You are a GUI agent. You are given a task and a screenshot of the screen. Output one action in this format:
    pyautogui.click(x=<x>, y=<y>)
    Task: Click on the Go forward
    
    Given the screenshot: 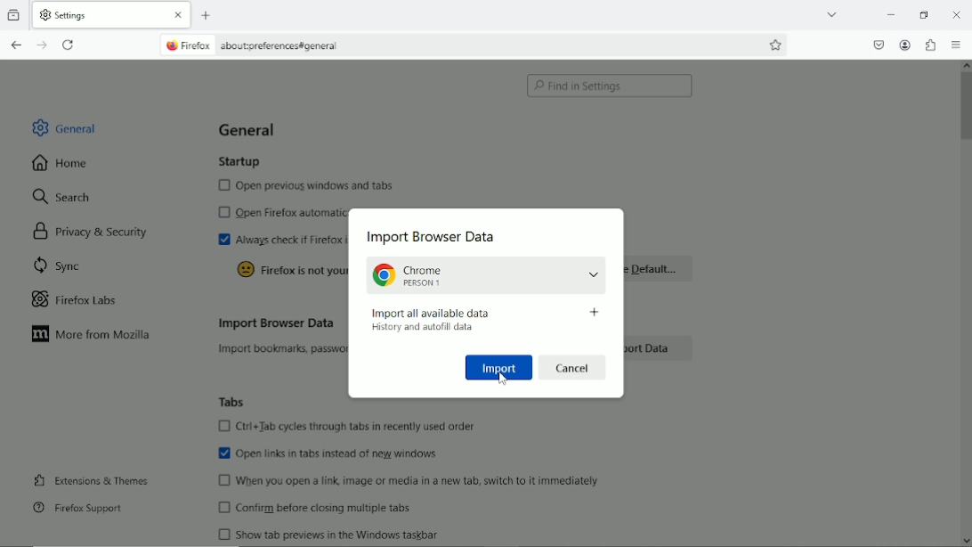 What is the action you would take?
    pyautogui.click(x=40, y=45)
    